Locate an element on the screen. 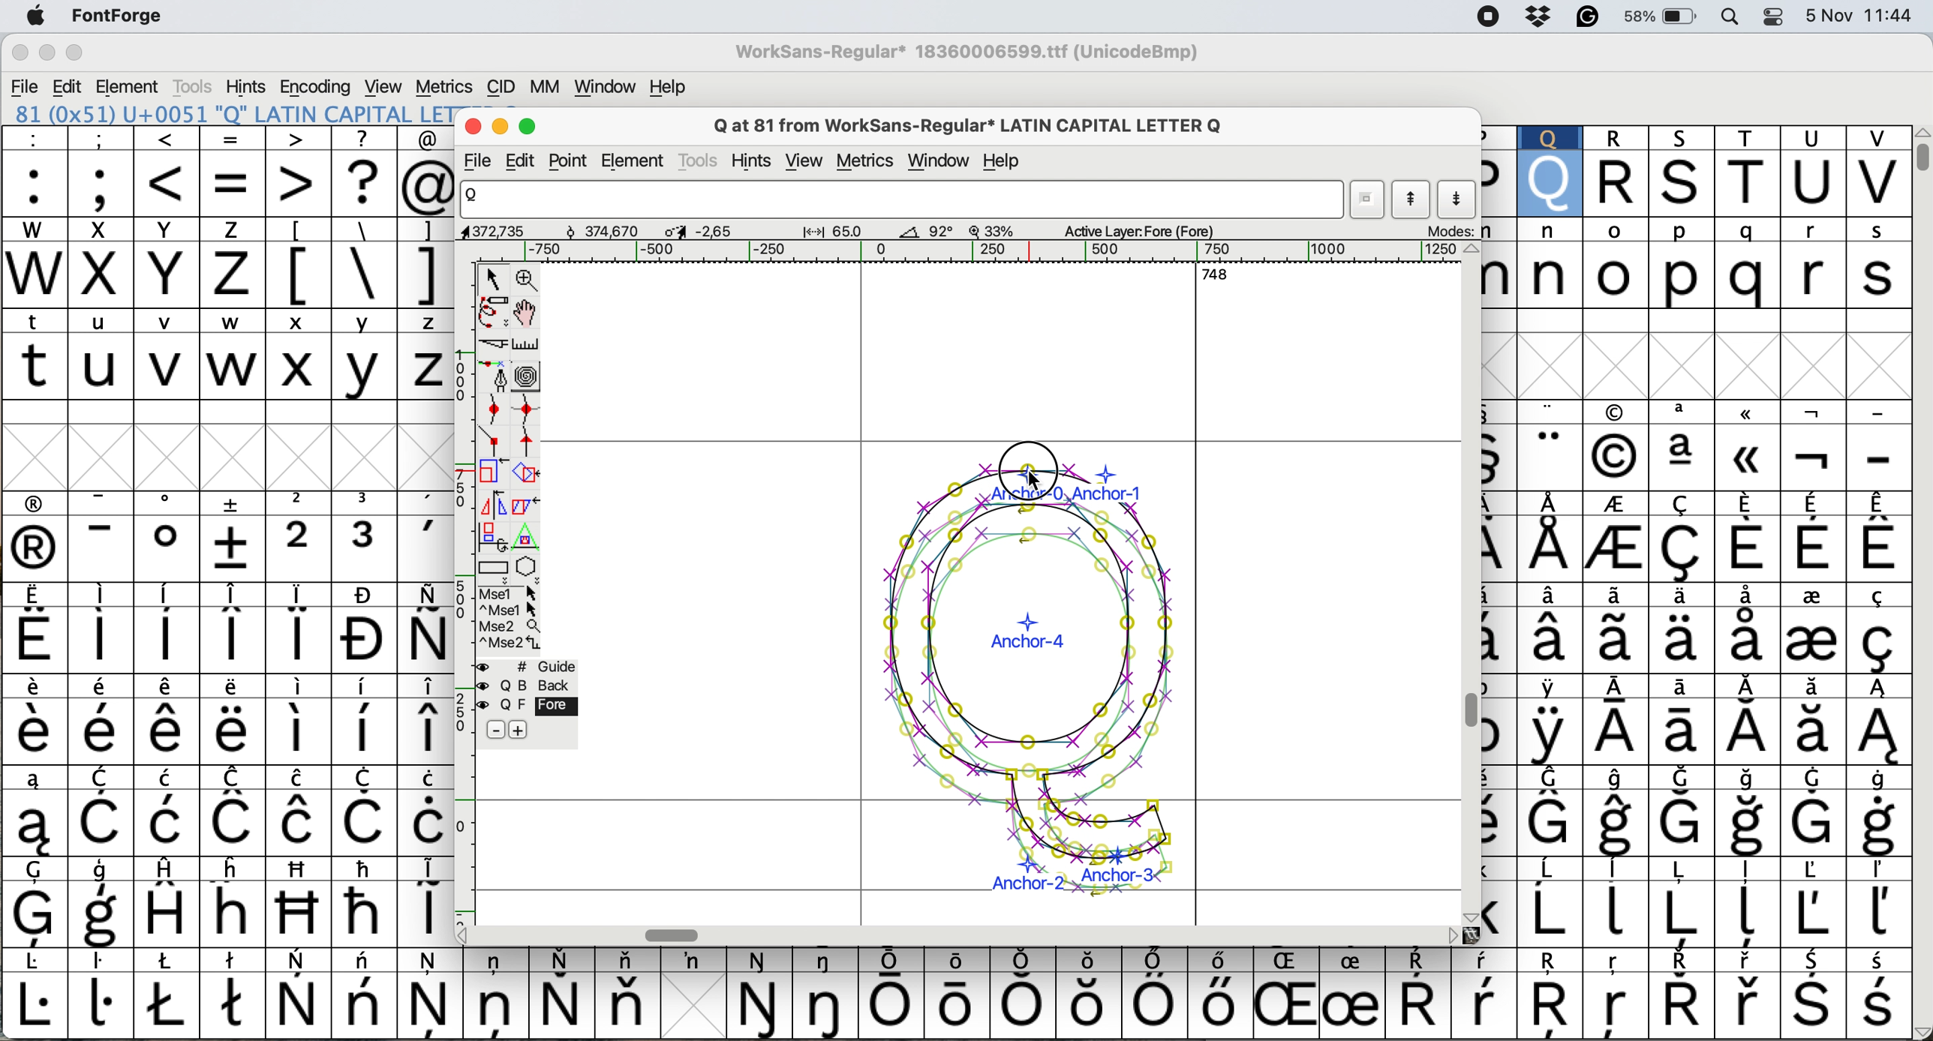 Image resolution: width=1933 pixels, height=1041 pixels. rotate the image in 3d and project back to plane is located at coordinates (491, 538).